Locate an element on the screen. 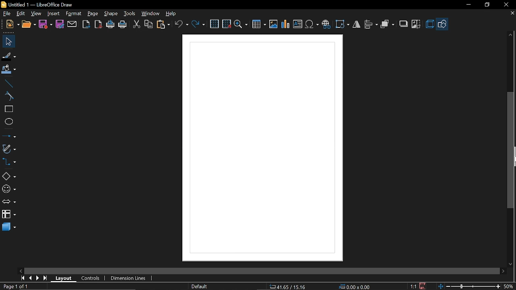  Insert table is located at coordinates (258, 25).